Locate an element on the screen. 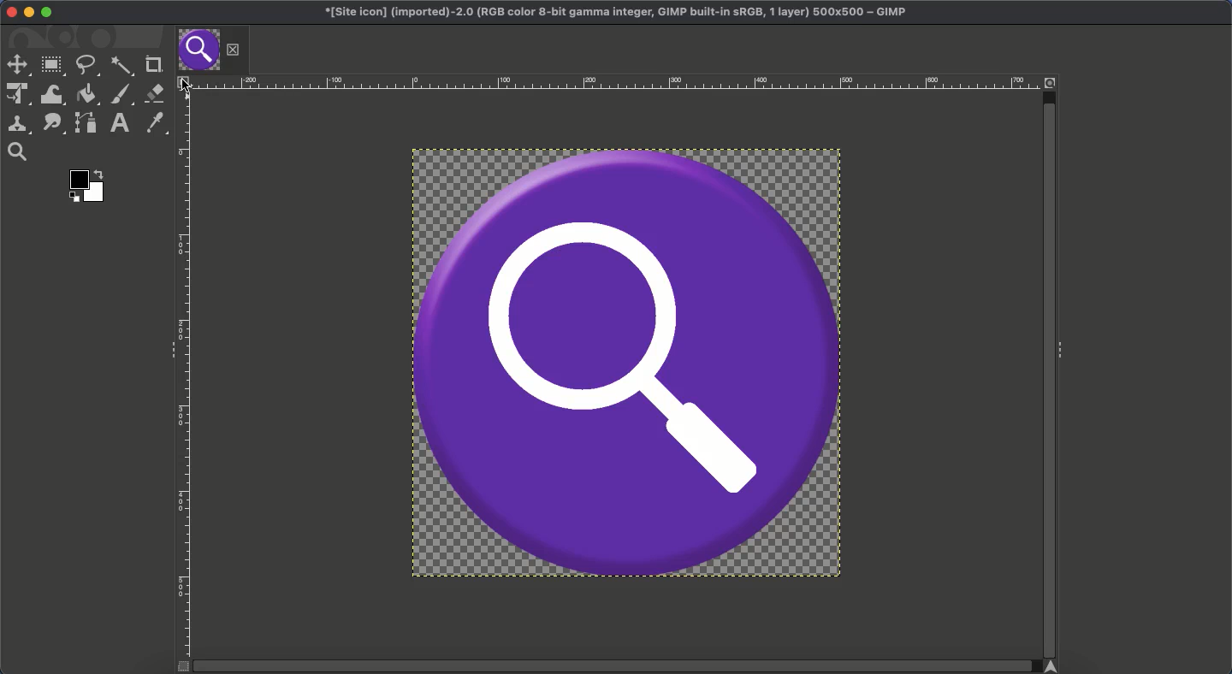 The image size is (1232, 674). Paint is located at coordinates (121, 95).